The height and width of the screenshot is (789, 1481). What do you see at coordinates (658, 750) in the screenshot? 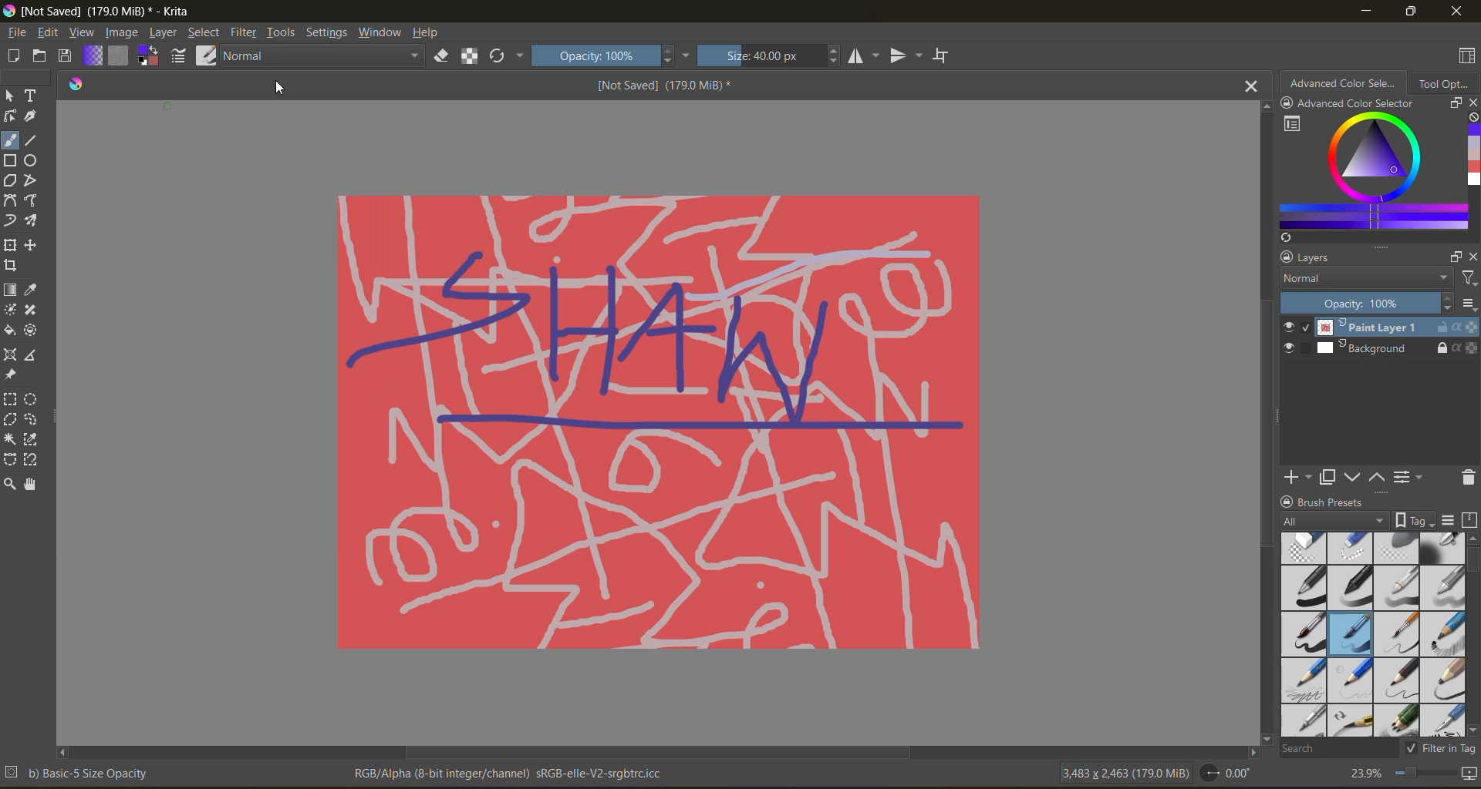
I see `horizontal scroll bar` at bounding box center [658, 750].